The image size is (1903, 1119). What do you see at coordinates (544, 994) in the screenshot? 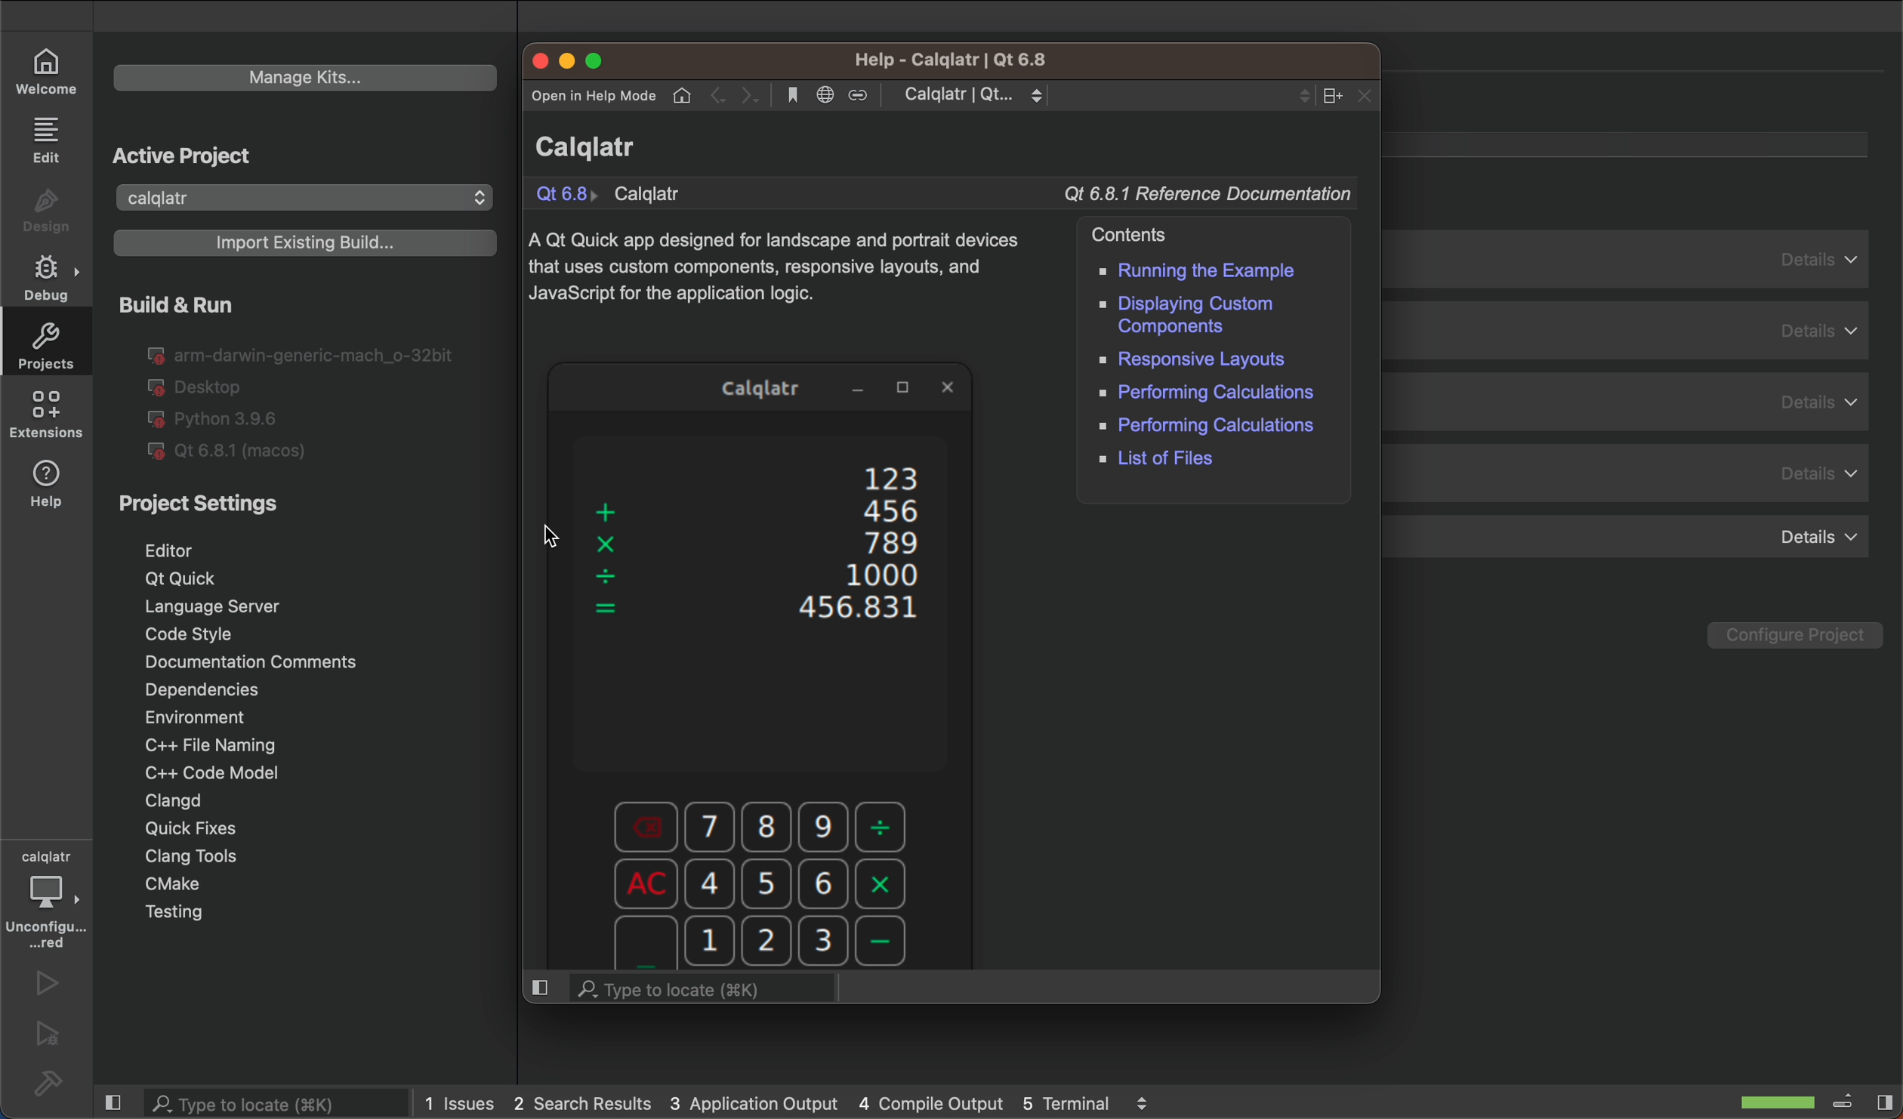
I see `split` at bounding box center [544, 994].